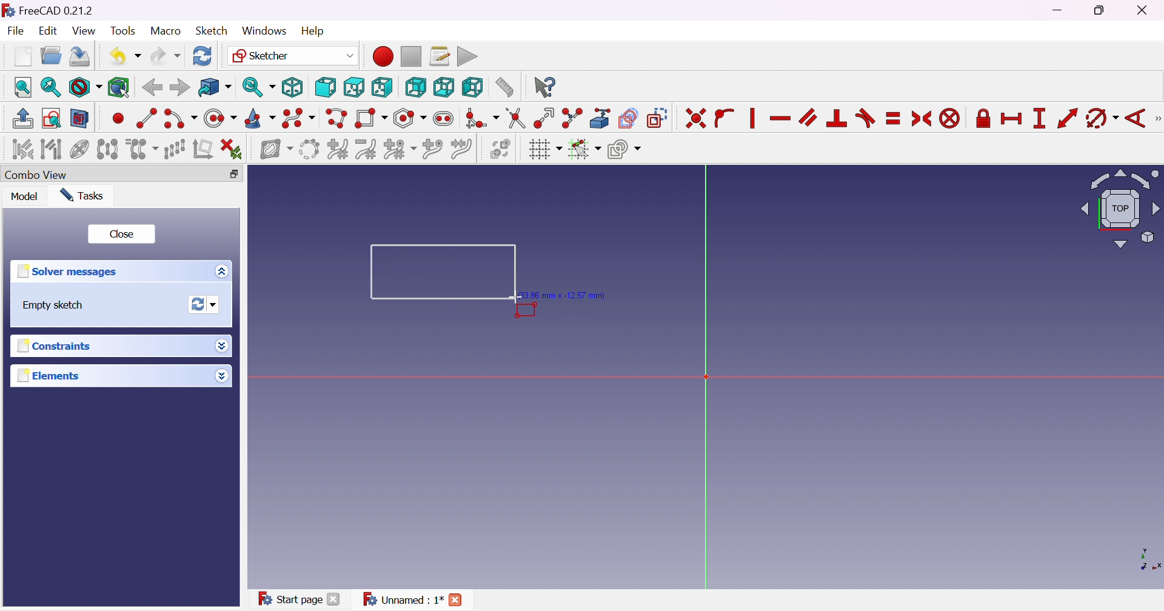 This screenshot has width=1164, height=611. Describe the element at coordinates (1157, 119) in the screenshot. I see `[Sketcher constraints]` at that location.